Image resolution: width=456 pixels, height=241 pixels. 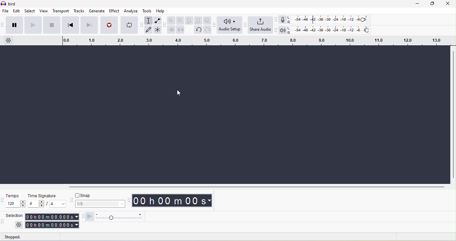 What do you see at coordinates (207, 20) in the screenshot?
I see `zoom toggle` at bounding box center [207, 20].